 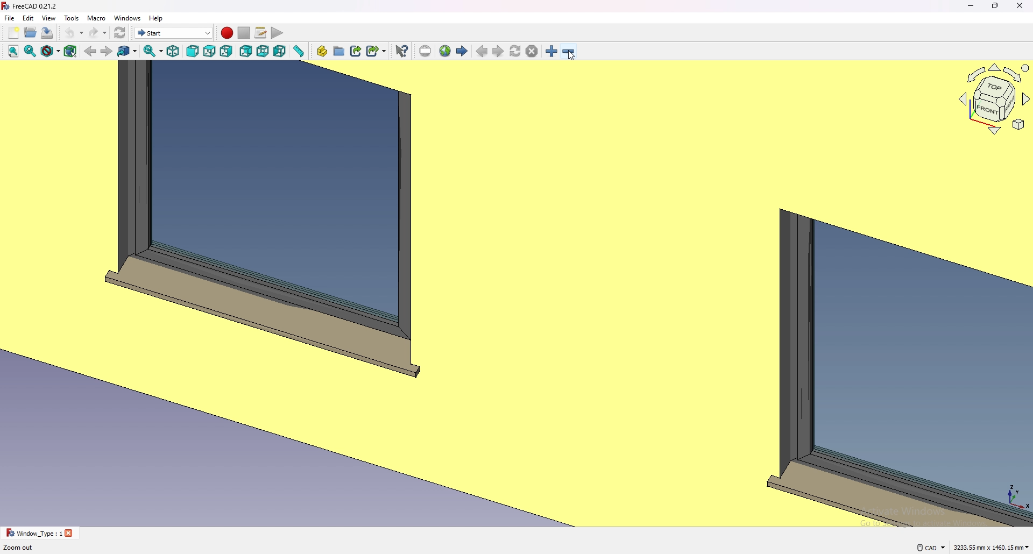 I want to click on macro recording, so click(x=227, y=33).